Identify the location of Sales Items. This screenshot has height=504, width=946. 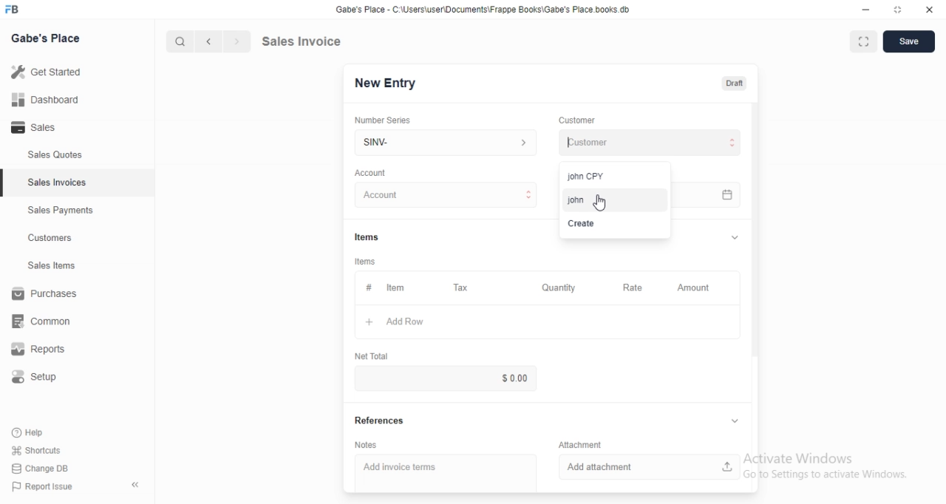
(45, 266).